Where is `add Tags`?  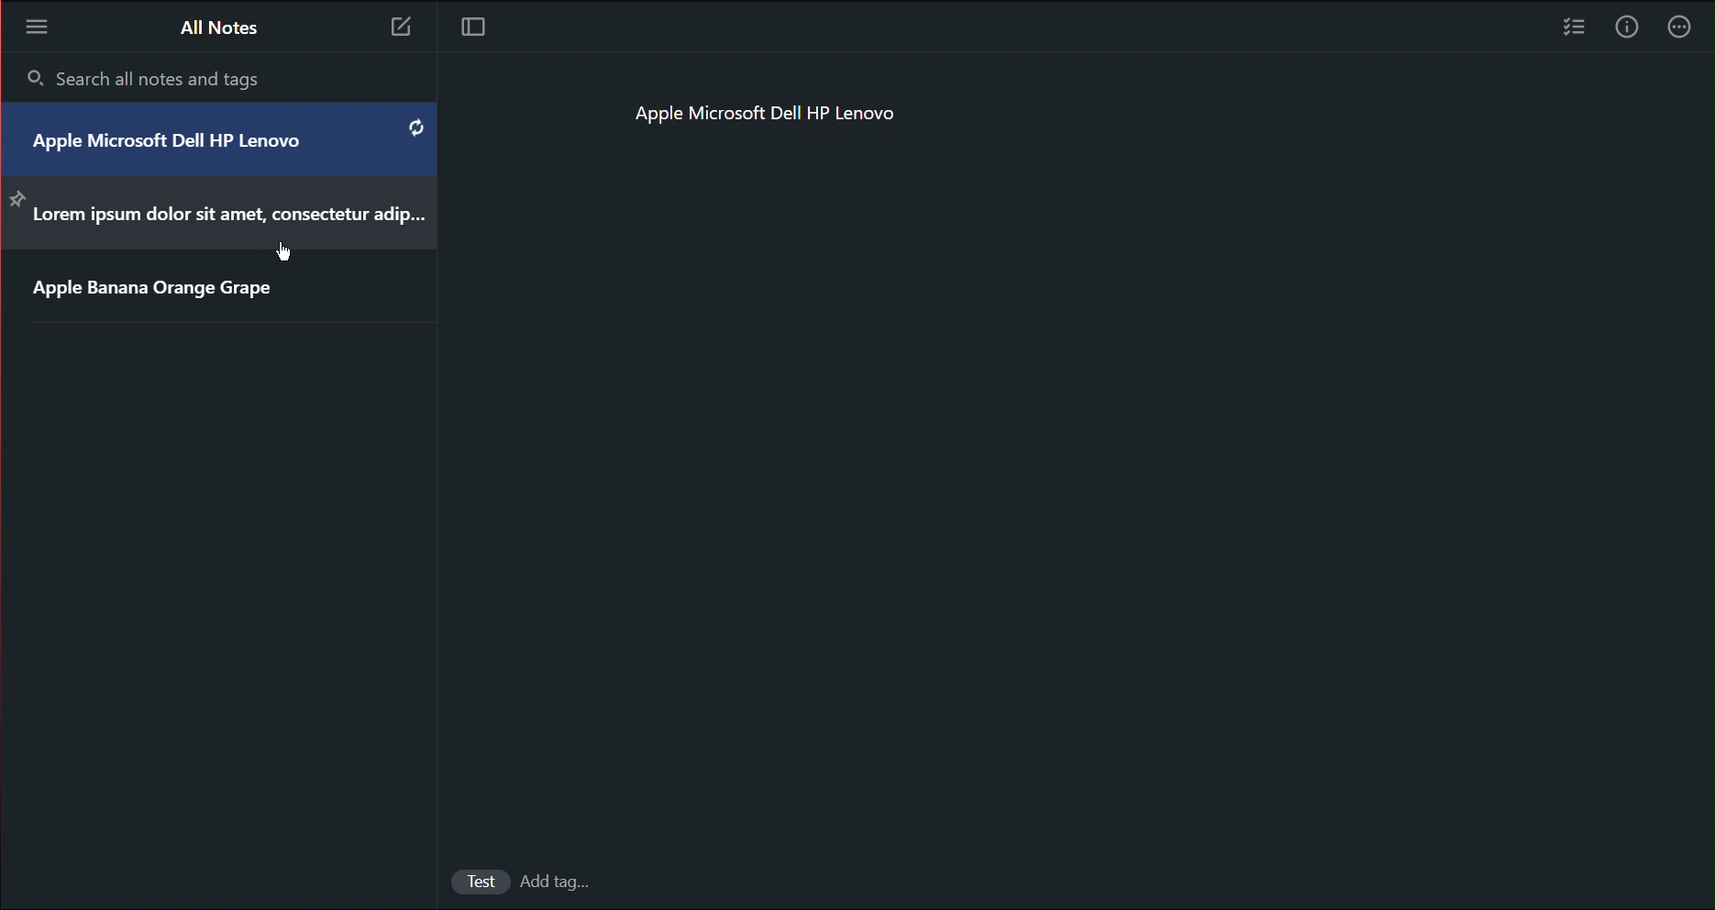
add Tags is located at coordinates (560, 884).